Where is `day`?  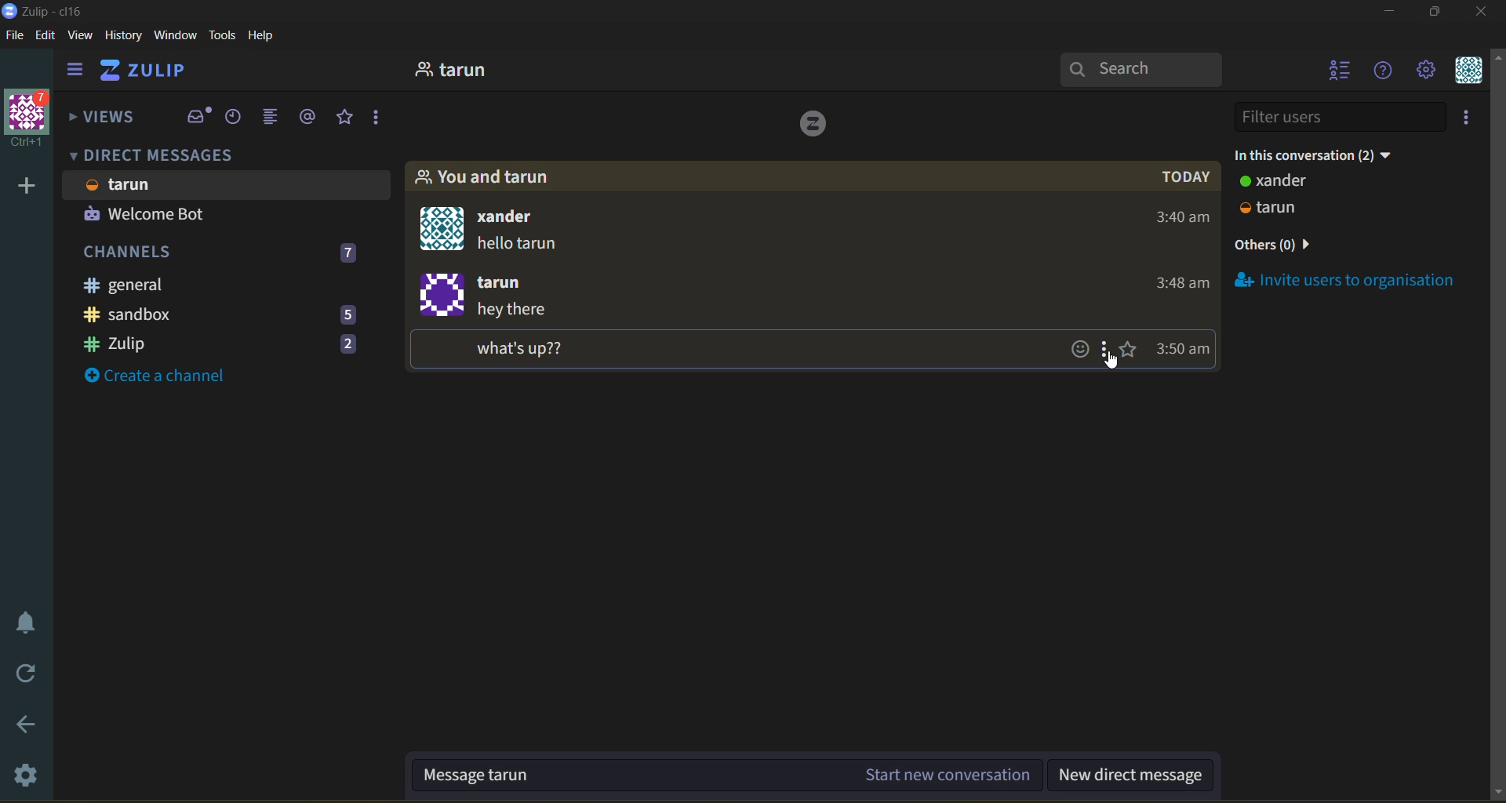
day is located at coordinates (1189, 179).